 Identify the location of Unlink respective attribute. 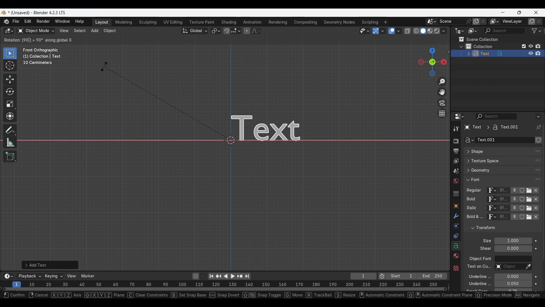
(536, 204).